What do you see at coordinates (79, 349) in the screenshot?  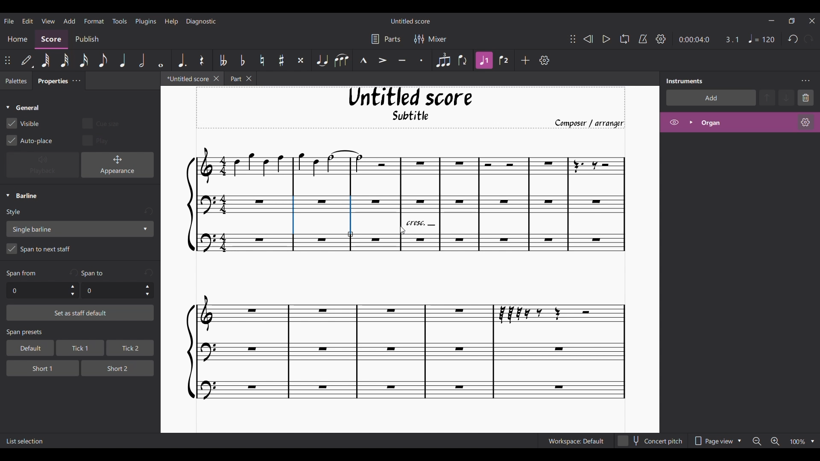 I see `tick 1` at bounding box center [79, 349].